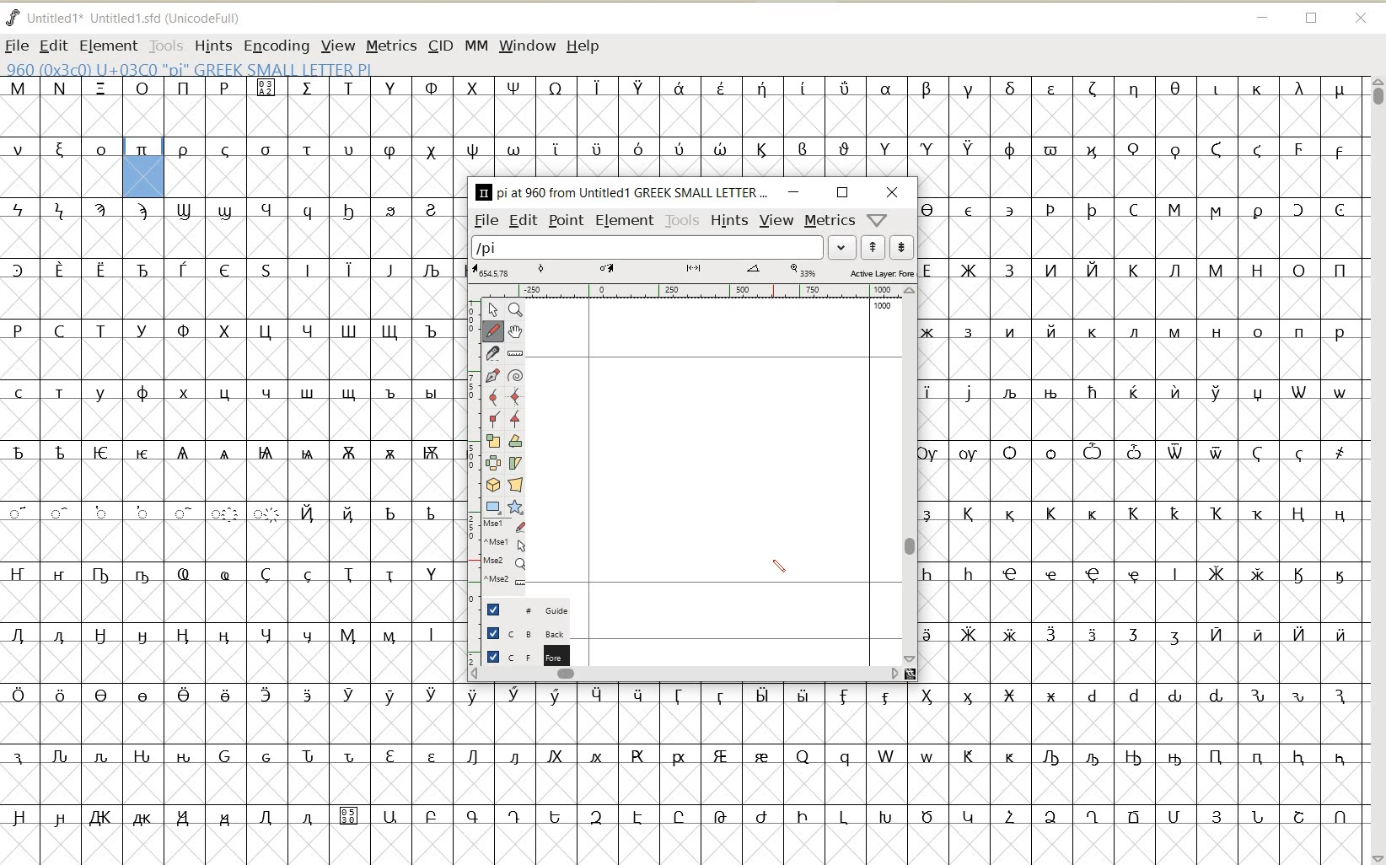 The width and height of the screenshot is (1386, 865). What do you see at coordinates (1154, 441) in the screenshot?
I see `glyph characters` at bounding box center [1154, 441].